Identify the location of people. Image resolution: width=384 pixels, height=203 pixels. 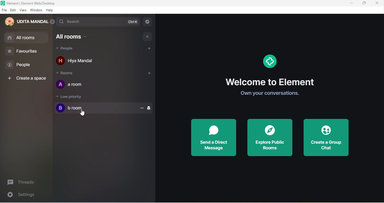
(71, 49).